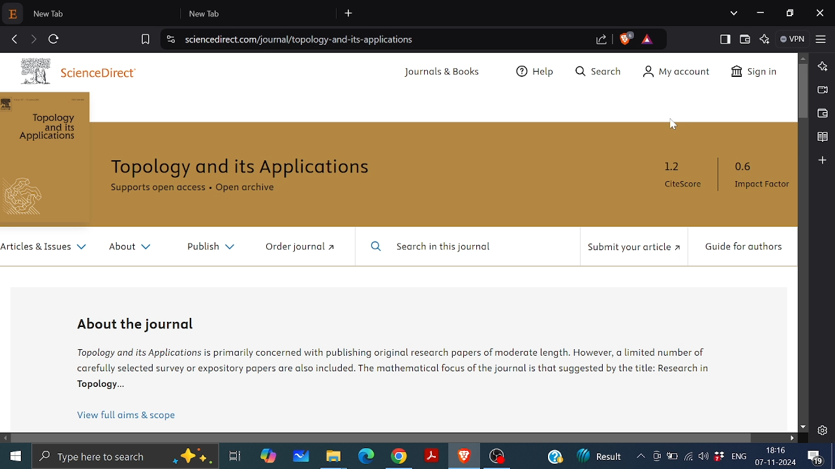  What do you see at coordinates (739, 457) in the screenshot?
I see `` at bounding box center [739, 457].